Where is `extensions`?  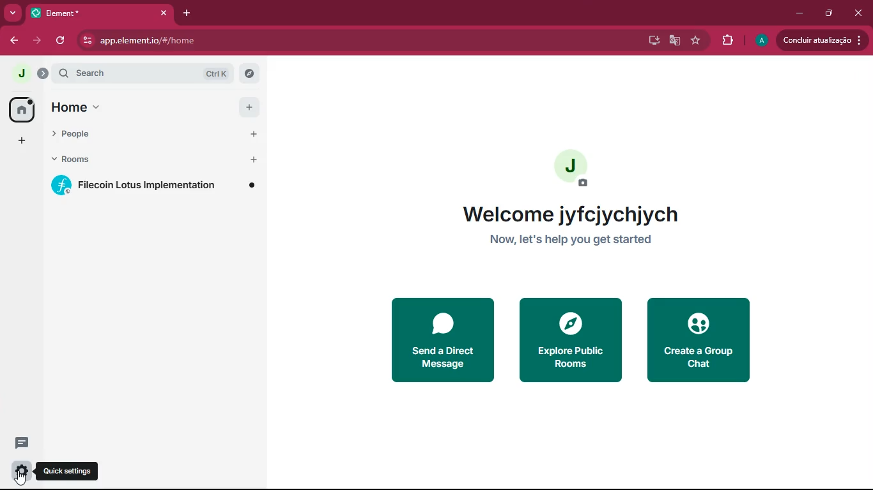 extensions is located at coordinates (727, 40).